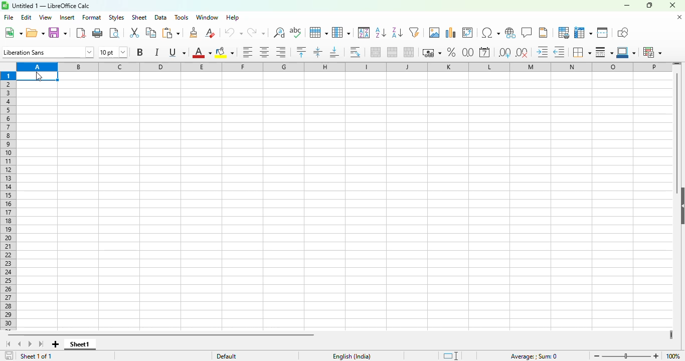 The height and width of the screenshot is (361, 685). I want to click on styles, so click(116, 17).